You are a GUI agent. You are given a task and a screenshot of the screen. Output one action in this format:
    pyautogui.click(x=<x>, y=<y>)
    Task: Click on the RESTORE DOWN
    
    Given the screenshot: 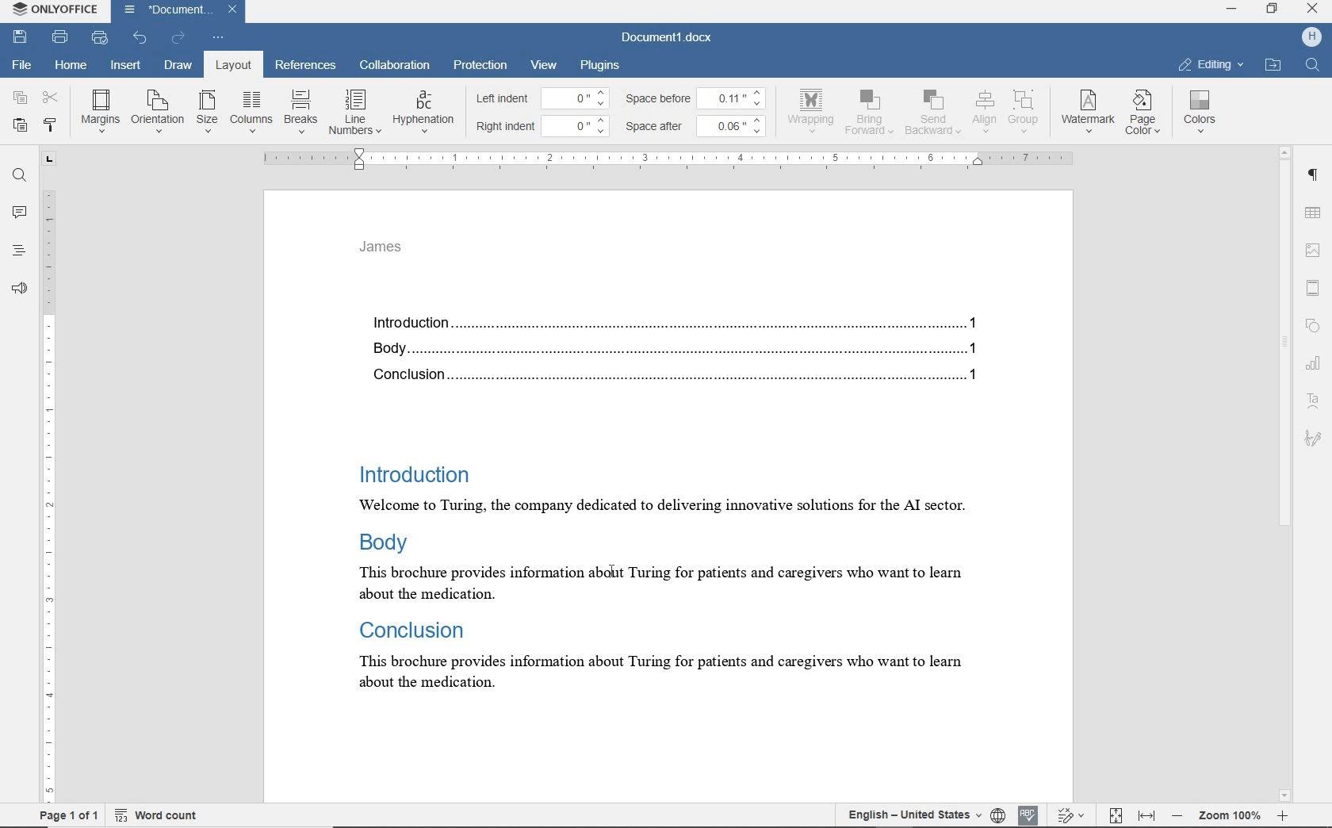 What is the action you would take?
    pyautogui.click(x=1275, y=10)
    